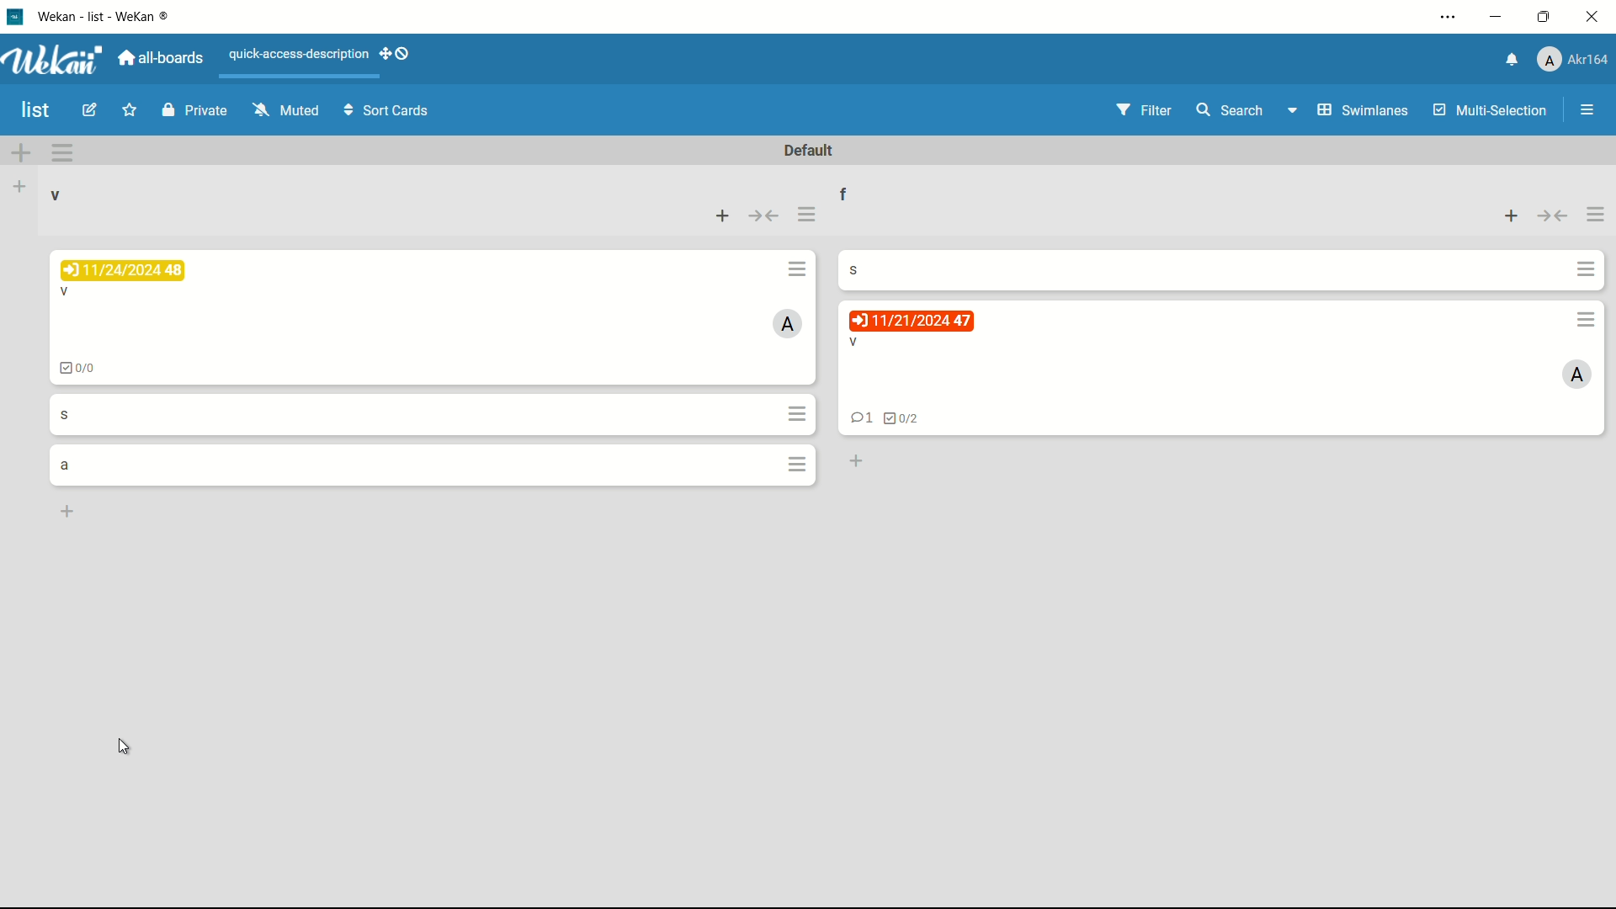 The height and width of the screenshot is (909, 1616). I want to click on list name, so click(855, 192).